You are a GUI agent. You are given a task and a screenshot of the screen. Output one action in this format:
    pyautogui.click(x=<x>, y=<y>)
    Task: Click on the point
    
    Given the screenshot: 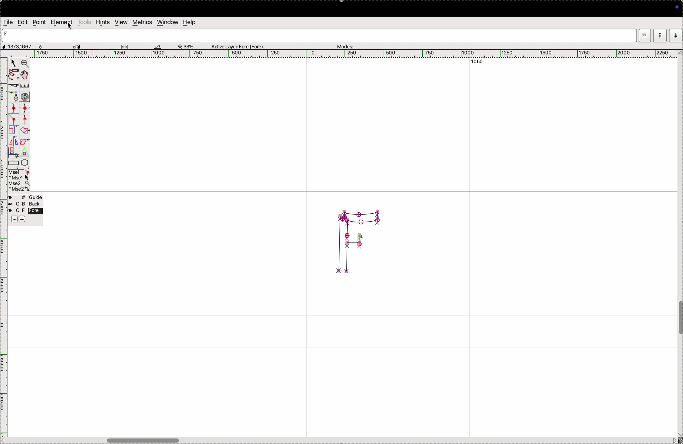 What is the action you would take?
    pyautogui.click(x=39, y=23)
    